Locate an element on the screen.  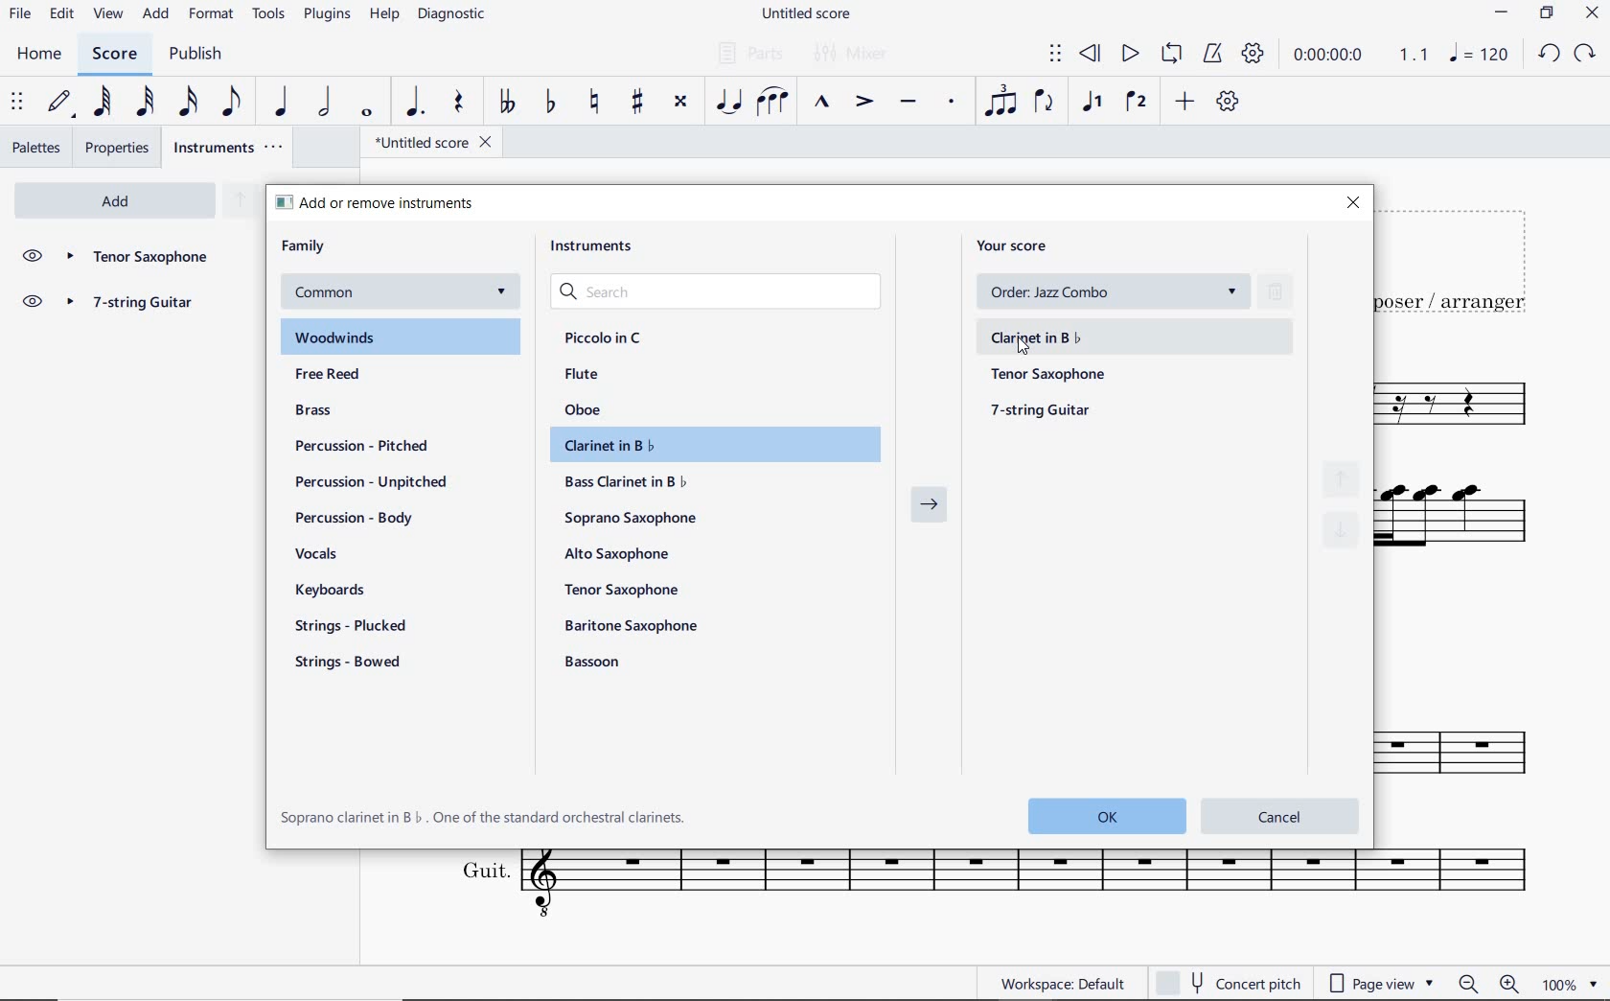
TIE is located at coordinates (728, 100).